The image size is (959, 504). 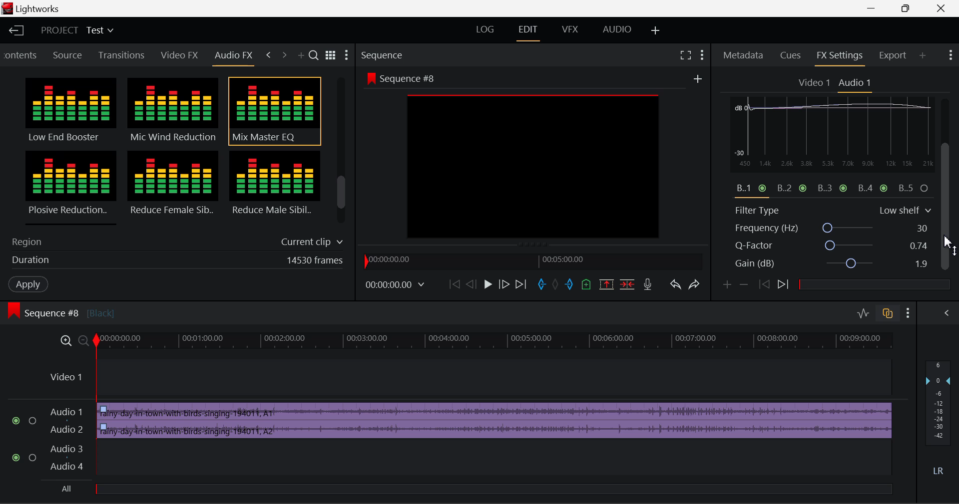 I want to click on Video FX, so click(x=177, y=56).